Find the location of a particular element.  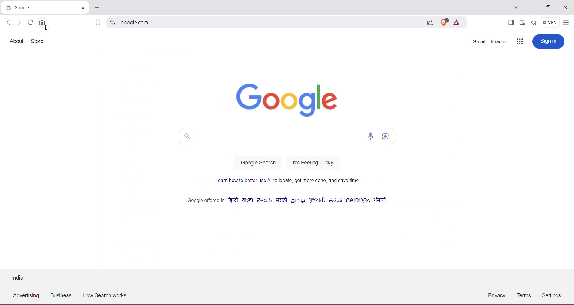

Images is located at coordinates (499, 42).